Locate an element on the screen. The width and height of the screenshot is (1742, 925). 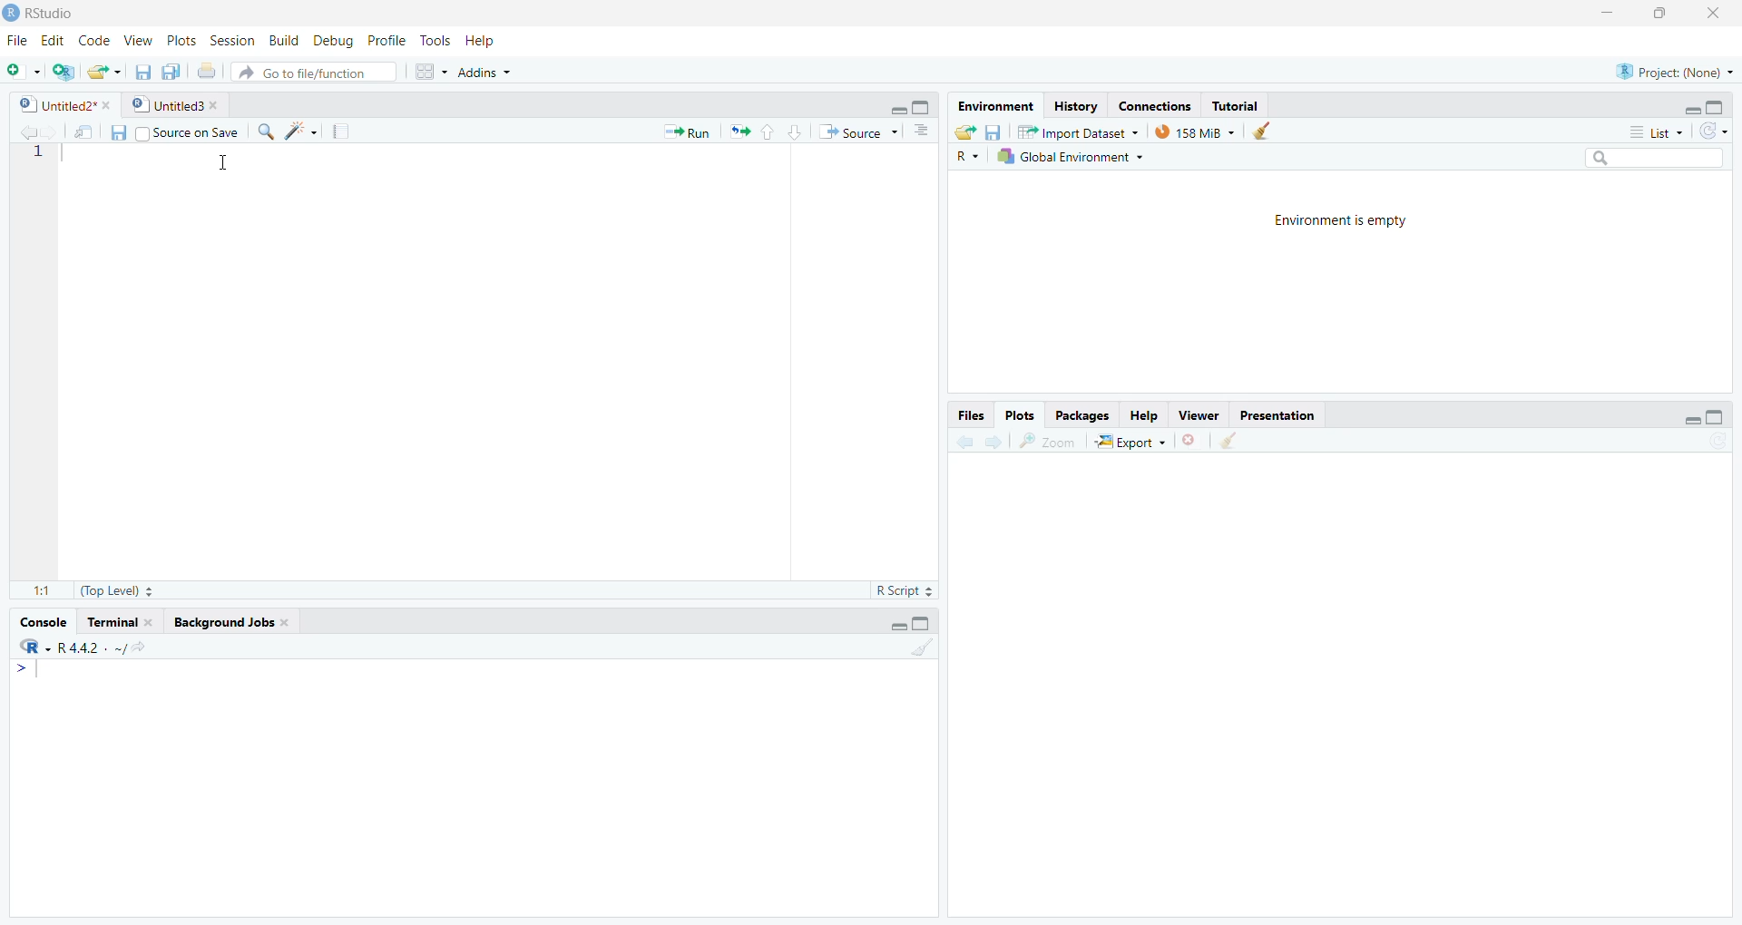
Print the current file is located at coordinates (205, 67).